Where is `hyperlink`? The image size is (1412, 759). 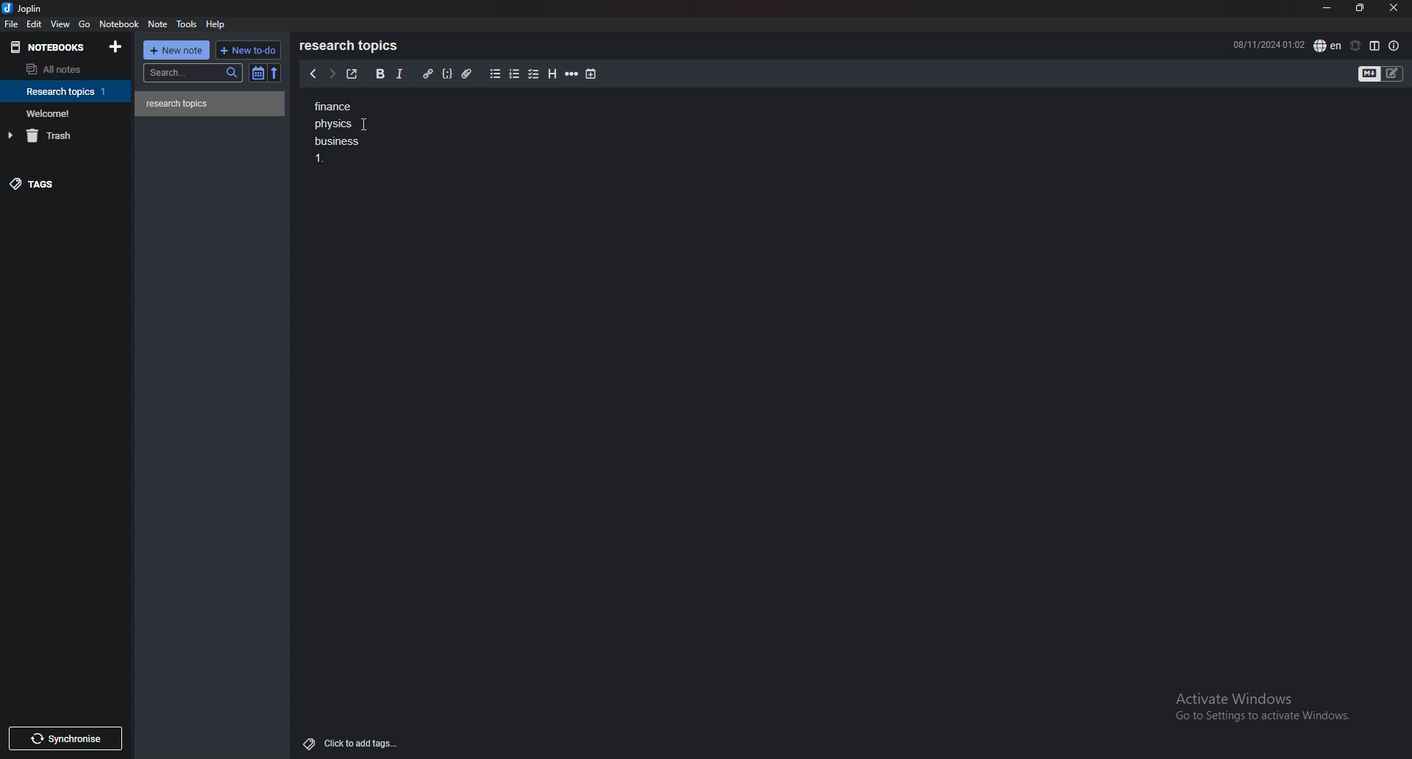
hyperlink is located at coordinates (427, 74).